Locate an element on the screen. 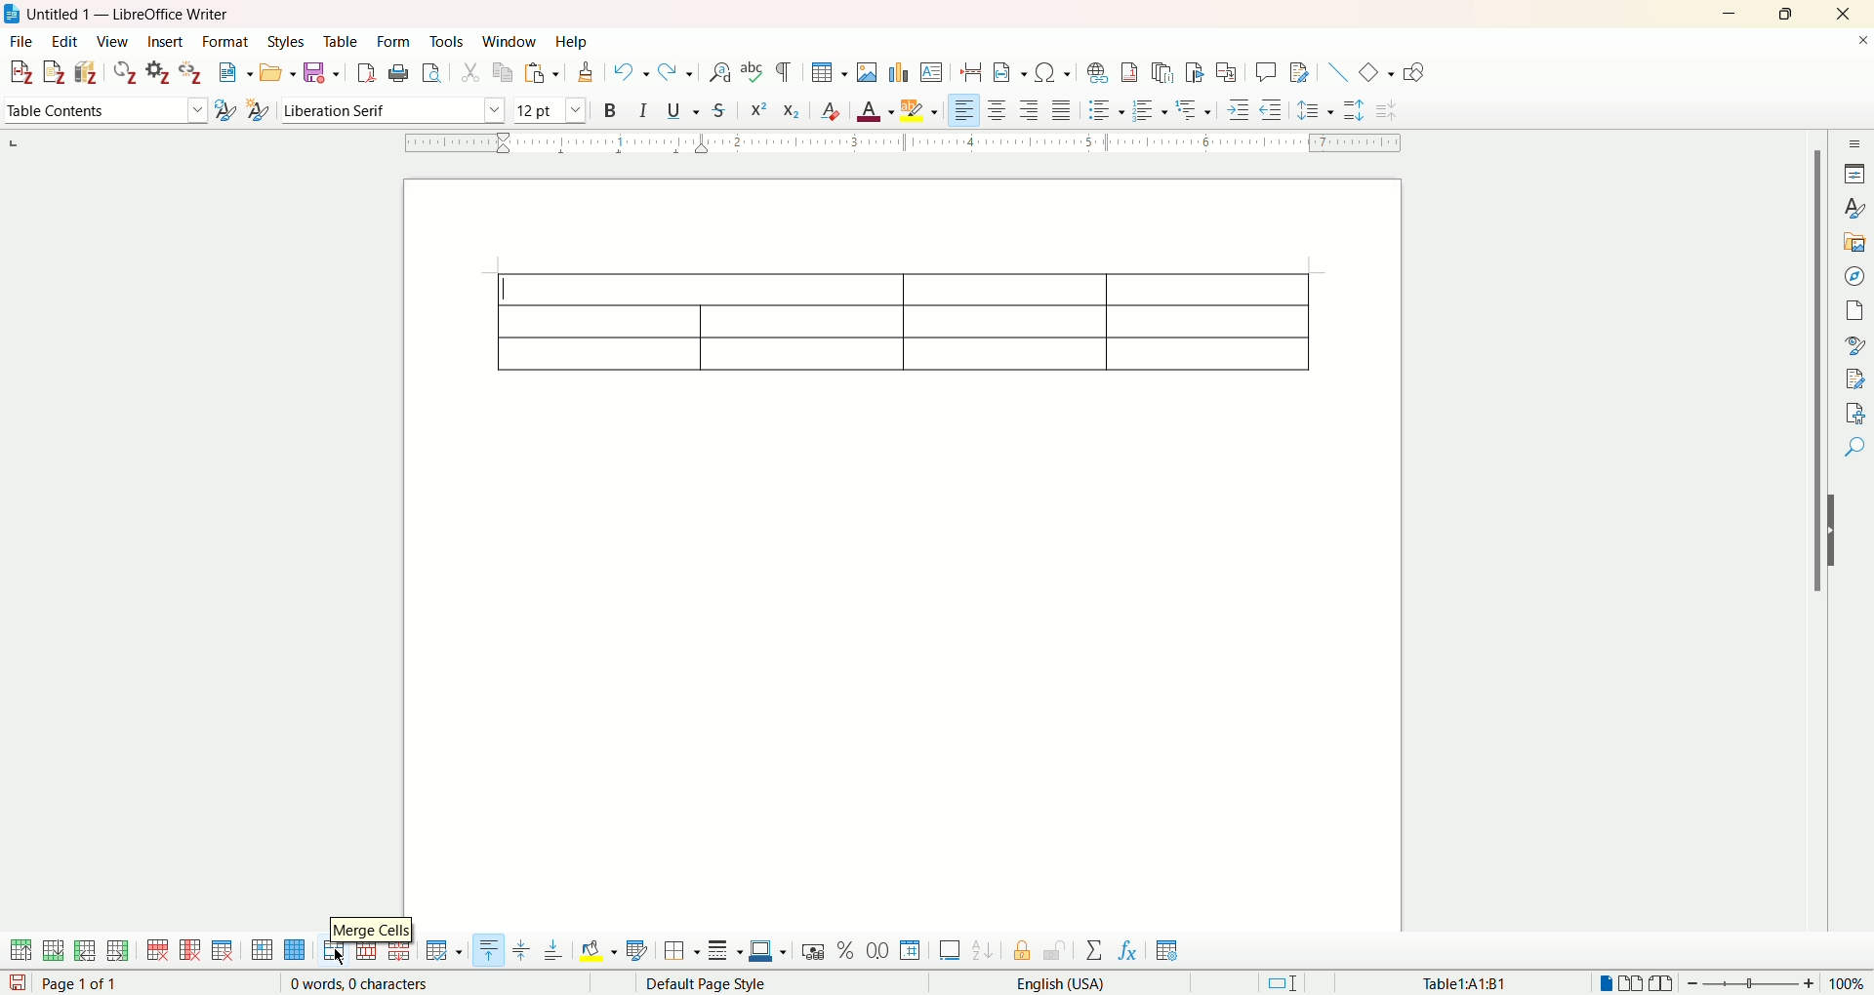  sort is located at coordinates (985, 949).